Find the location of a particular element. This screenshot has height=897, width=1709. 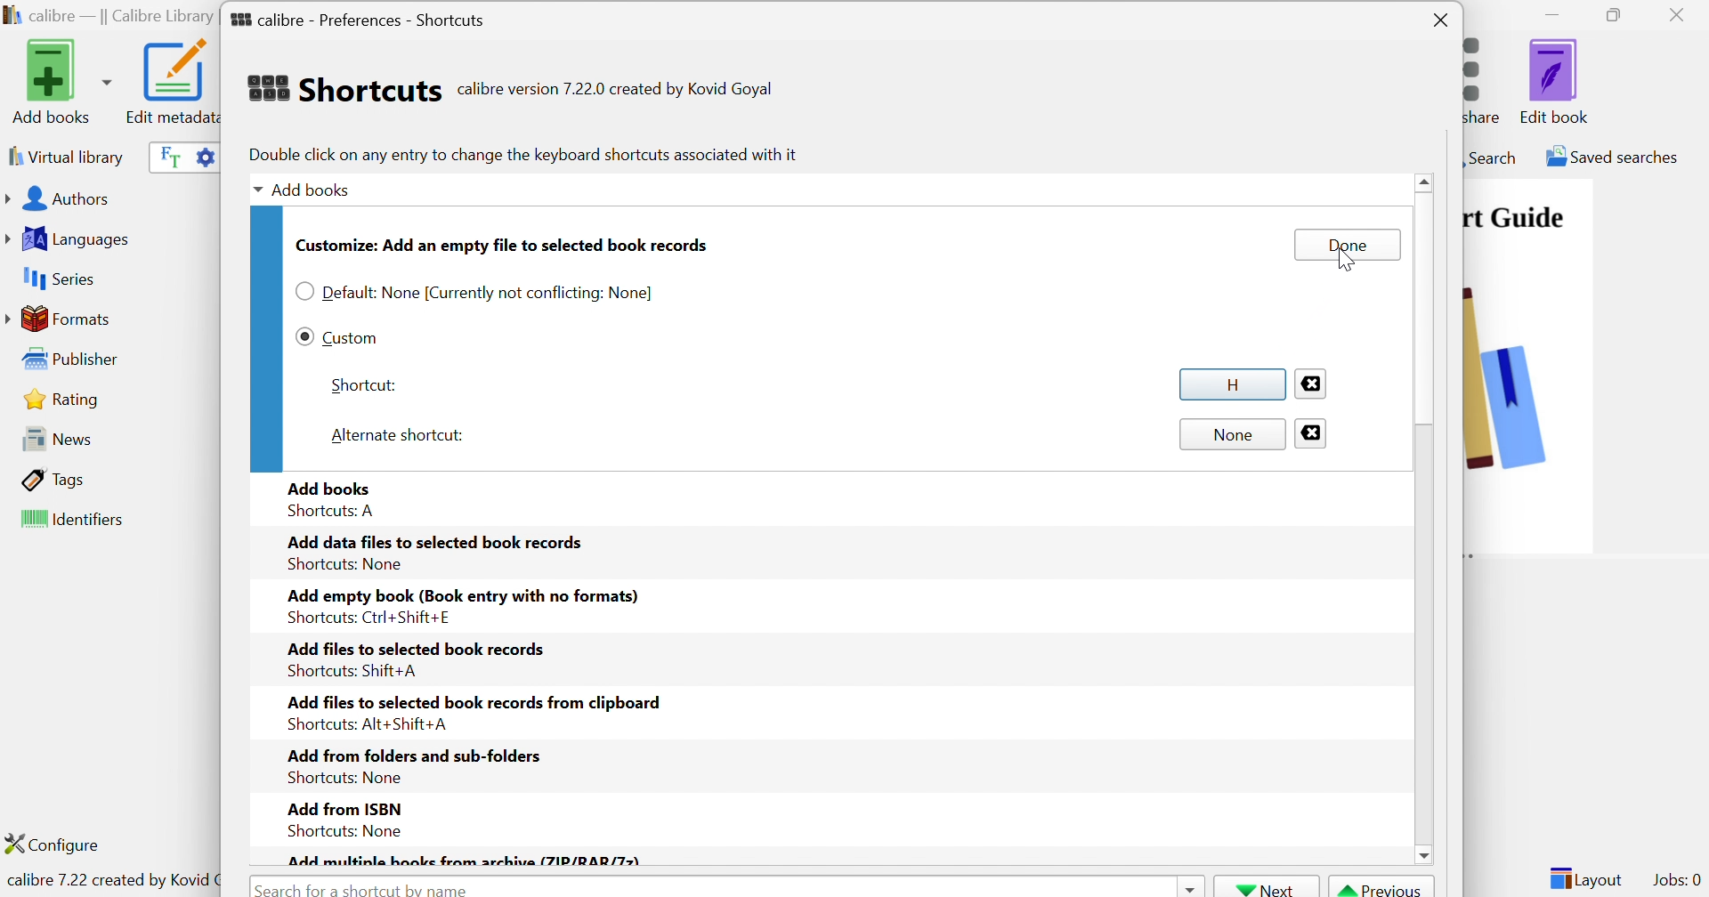

Close is located at coordinates (1441, 21).